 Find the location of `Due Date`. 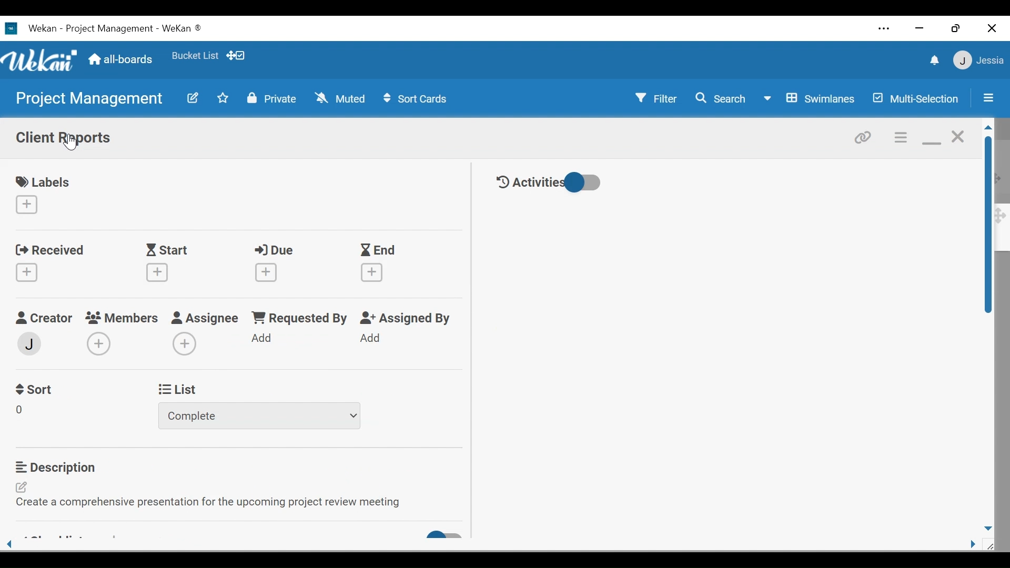

Due Date is located at coordinates (276, 251).